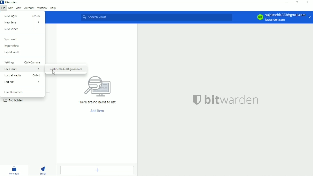  I want to click on Log out, so click(23, 82).